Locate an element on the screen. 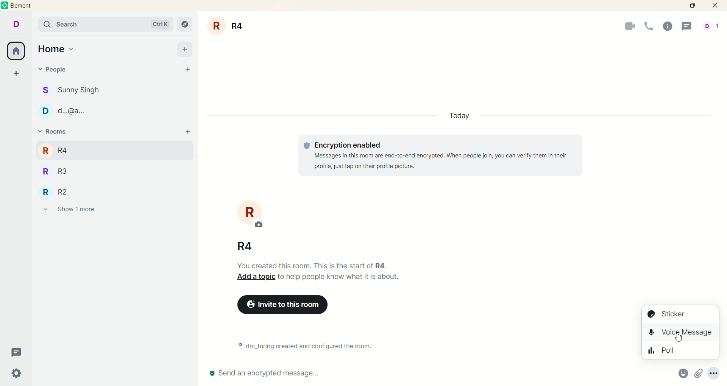 This screenshot has height=386, width=727. voice call is located at coordinates (649, 27).